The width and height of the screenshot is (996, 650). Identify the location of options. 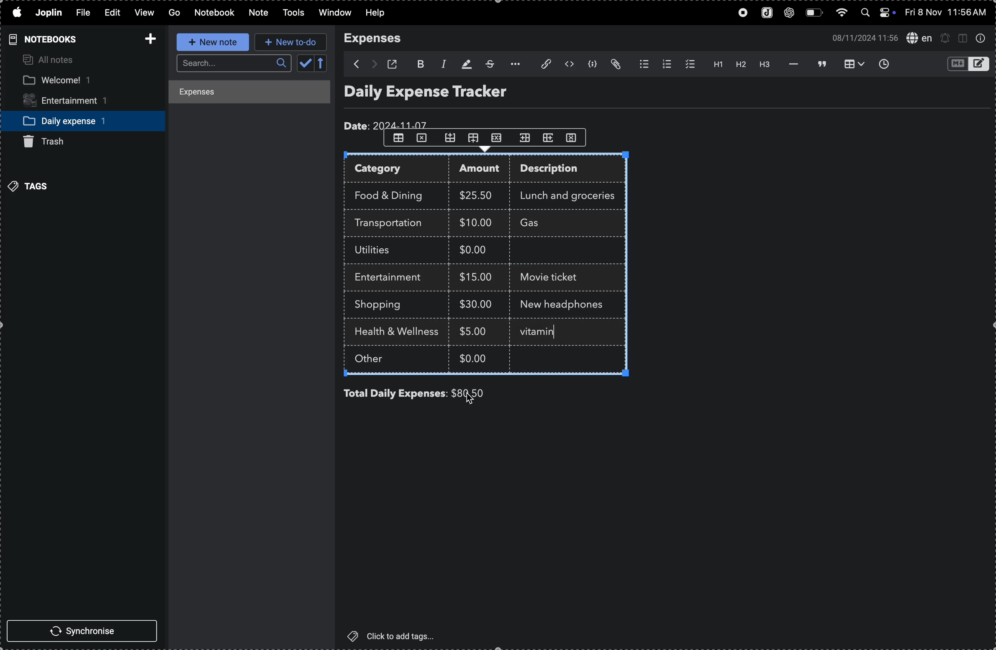
(513, 64).